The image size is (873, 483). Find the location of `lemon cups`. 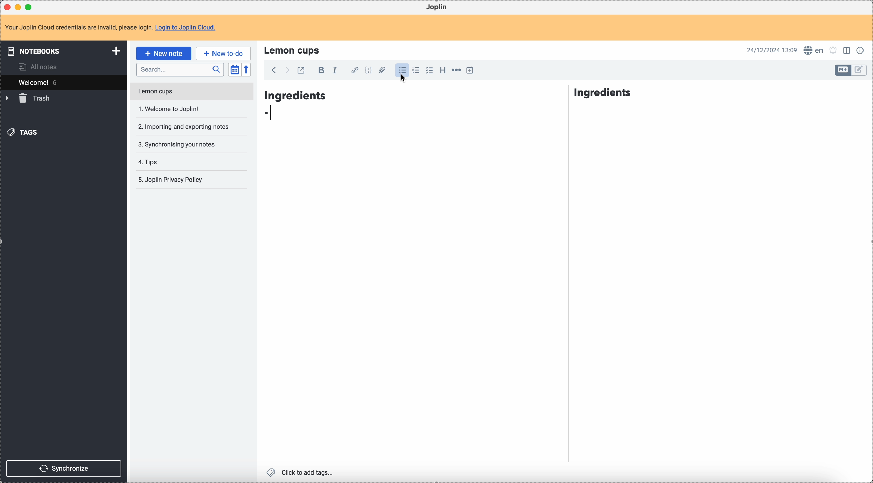

lemon cups is located at coordinates (293, 50).